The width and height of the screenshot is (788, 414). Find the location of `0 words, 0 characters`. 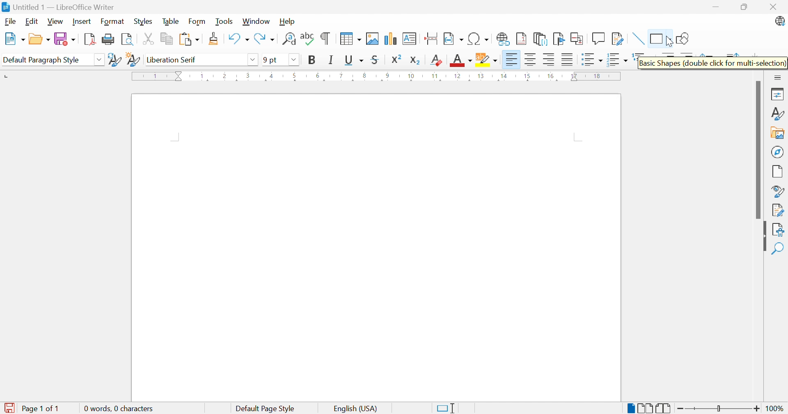

0 words, 0 characters is located at coordinates (118, 407).